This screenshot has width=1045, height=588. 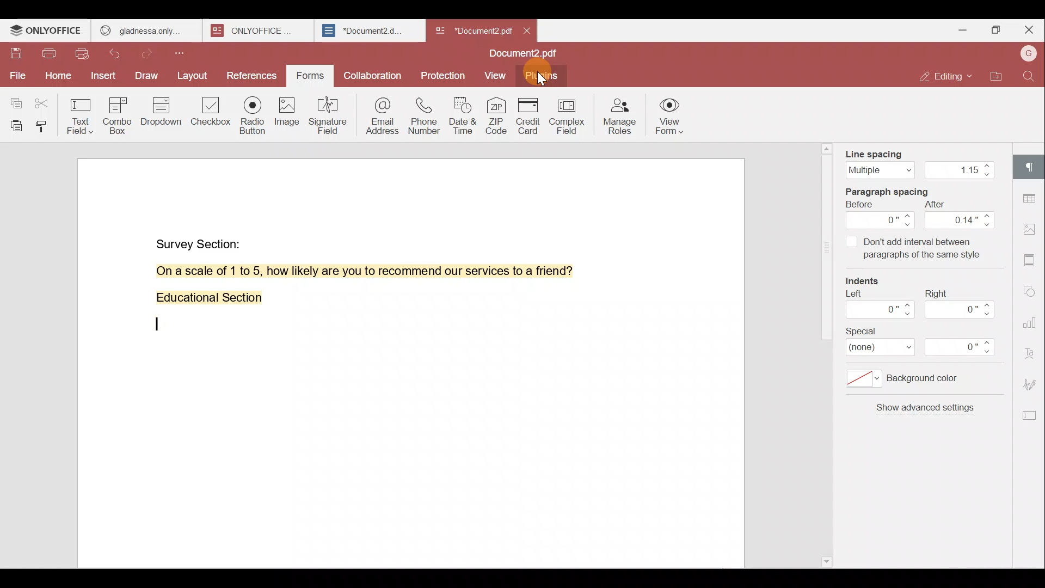 I want to click on Don't add interval between
paragraphs of the same style, so click(x=913, y=250).